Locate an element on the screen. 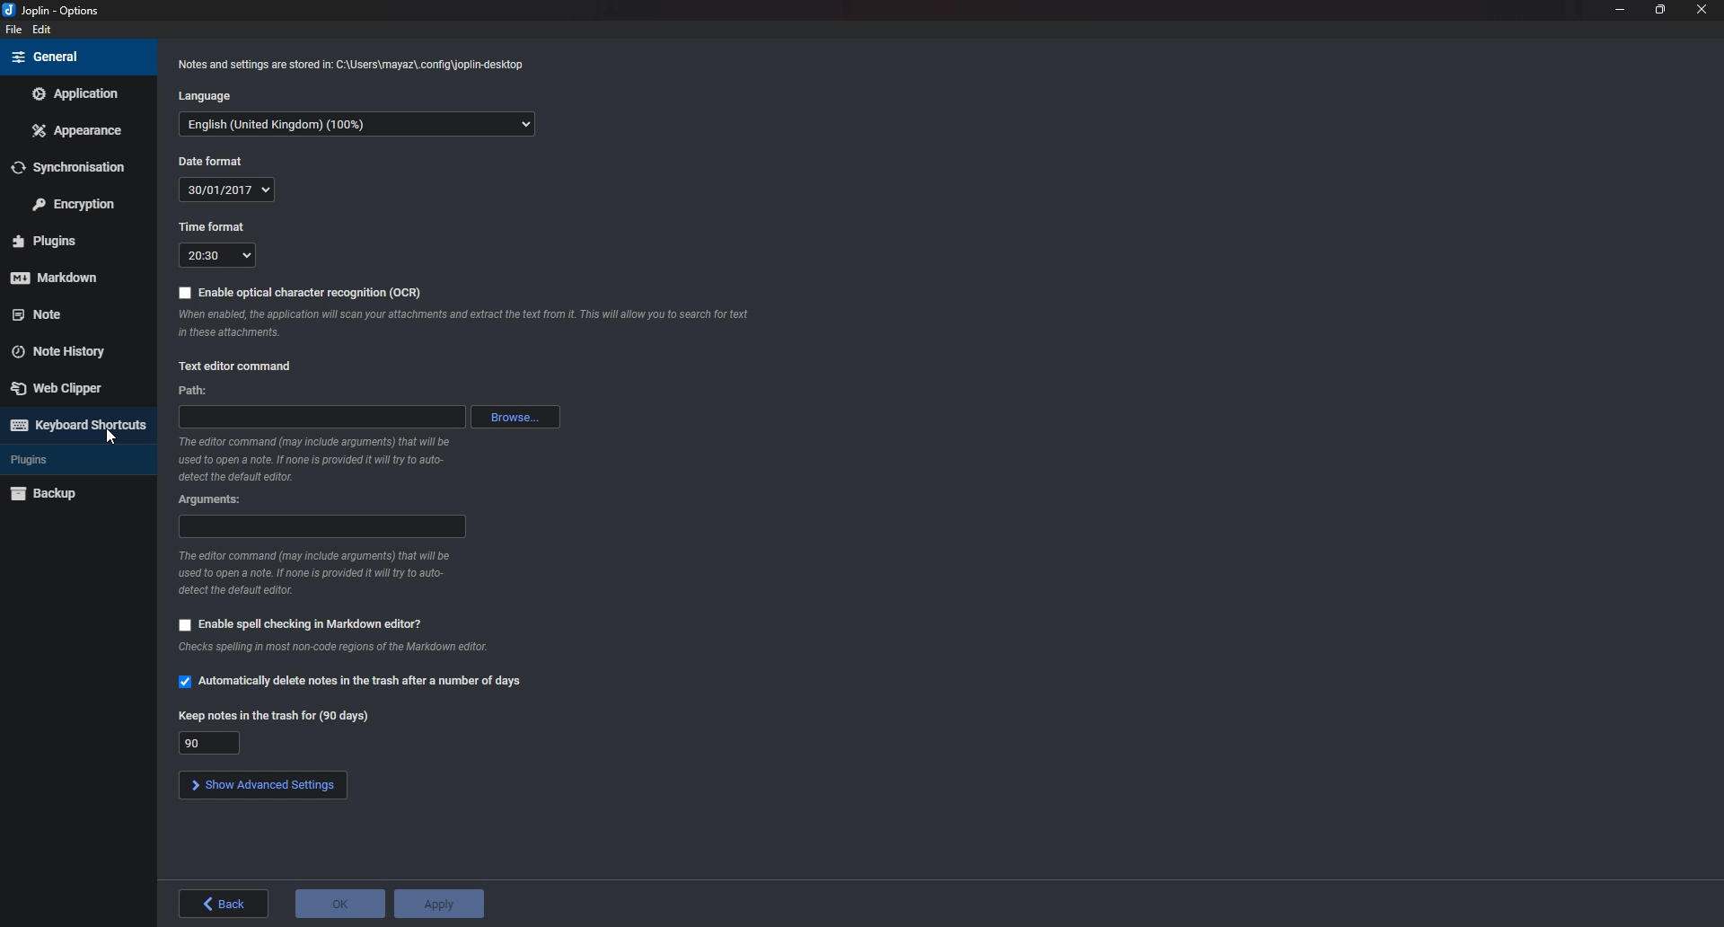 The width and height of the screenshot is (1724, 927). enable O C R is located at coordinates (300, 295).